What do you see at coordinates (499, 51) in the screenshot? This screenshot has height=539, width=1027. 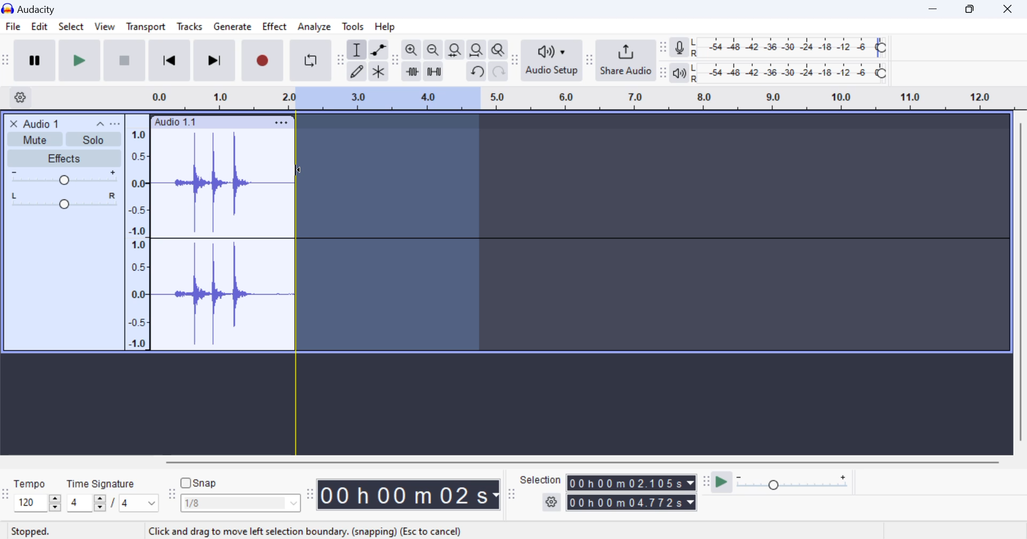 I see `zoom toggle` at bounding box center [499, 51].